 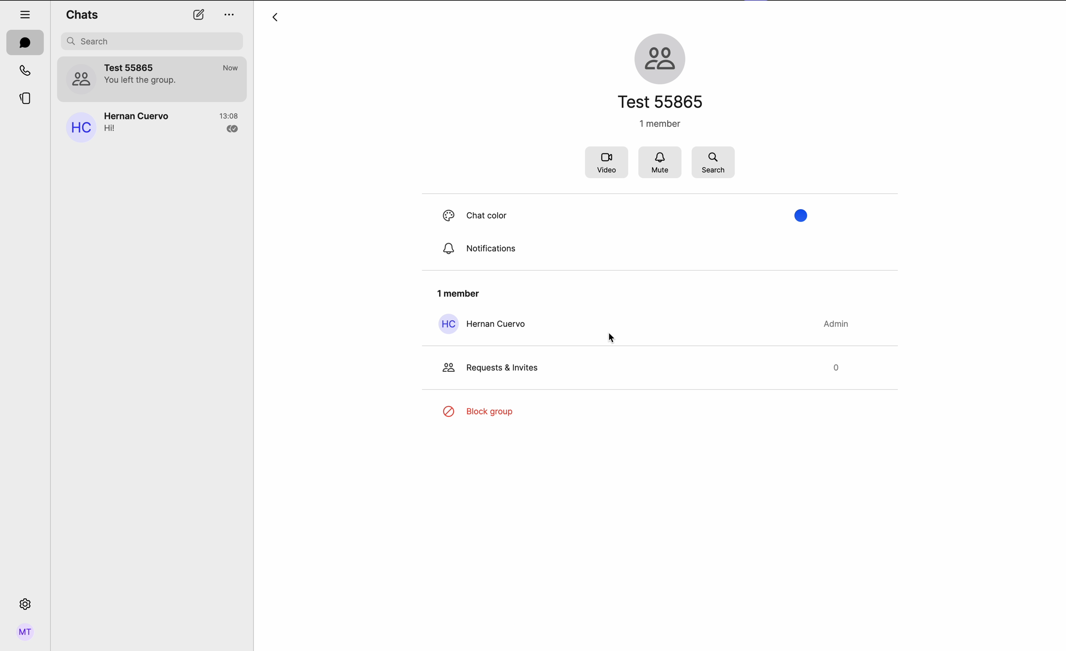 What do you see at coordinates (26, 99) in the screenshot?
I see `threads` at bounding box center [26, 99].